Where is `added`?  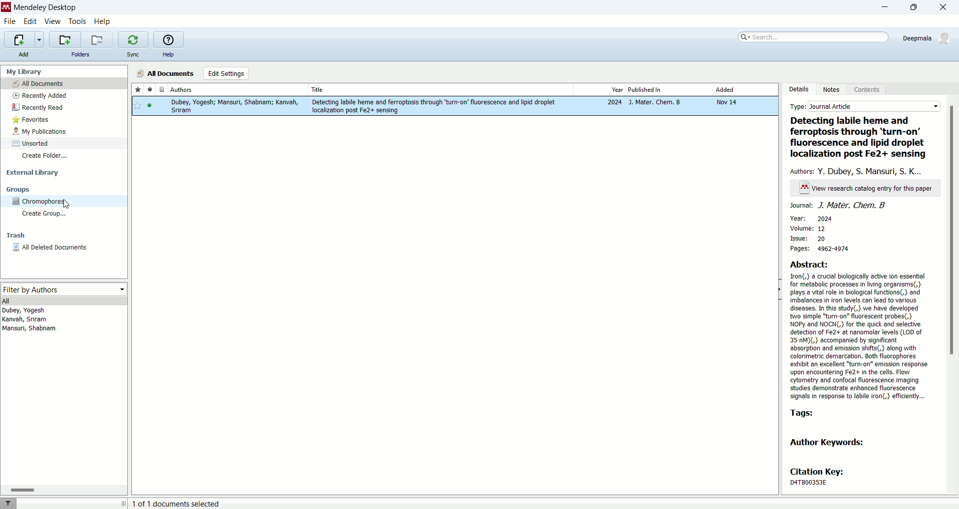
added is located at coordinates (744, 89).